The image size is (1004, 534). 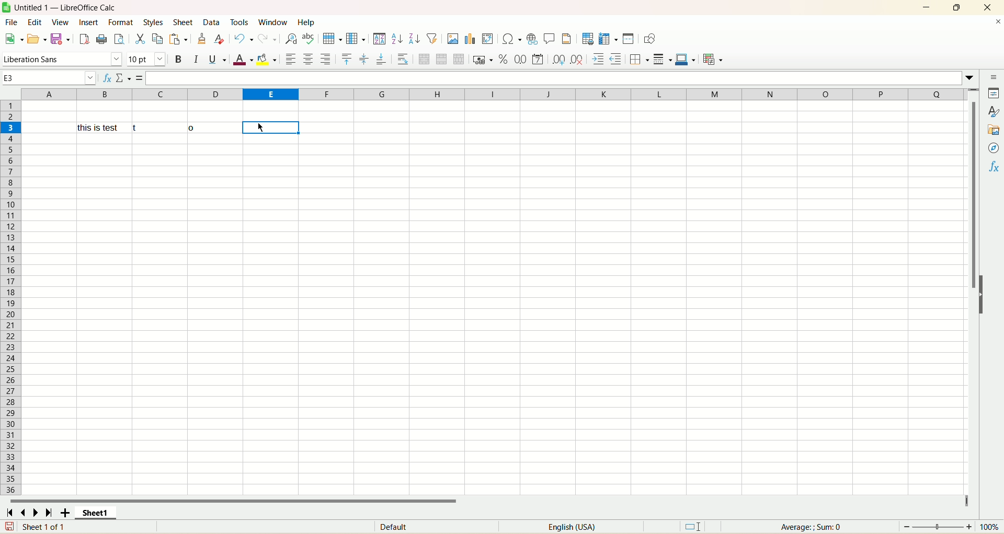 I want to click on gallery, so click(x=992, y=130).